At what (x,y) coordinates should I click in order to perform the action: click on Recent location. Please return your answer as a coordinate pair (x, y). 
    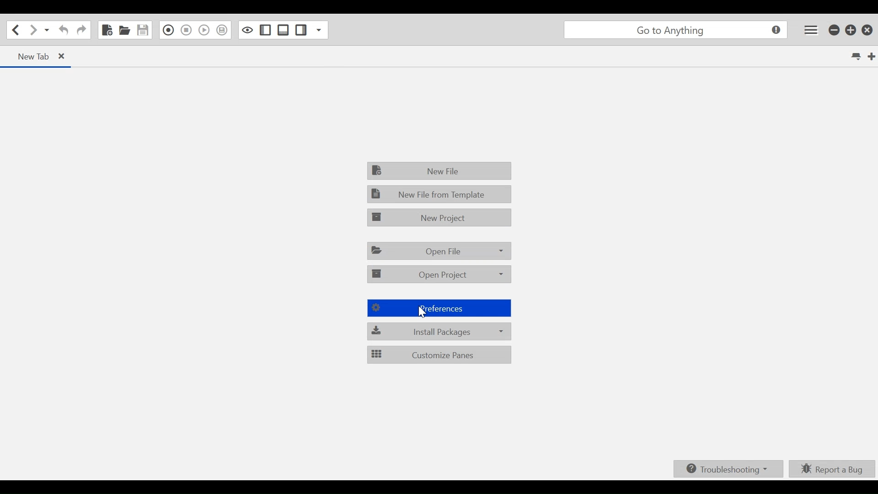
    Looking at the image, I should click on (47, 31).